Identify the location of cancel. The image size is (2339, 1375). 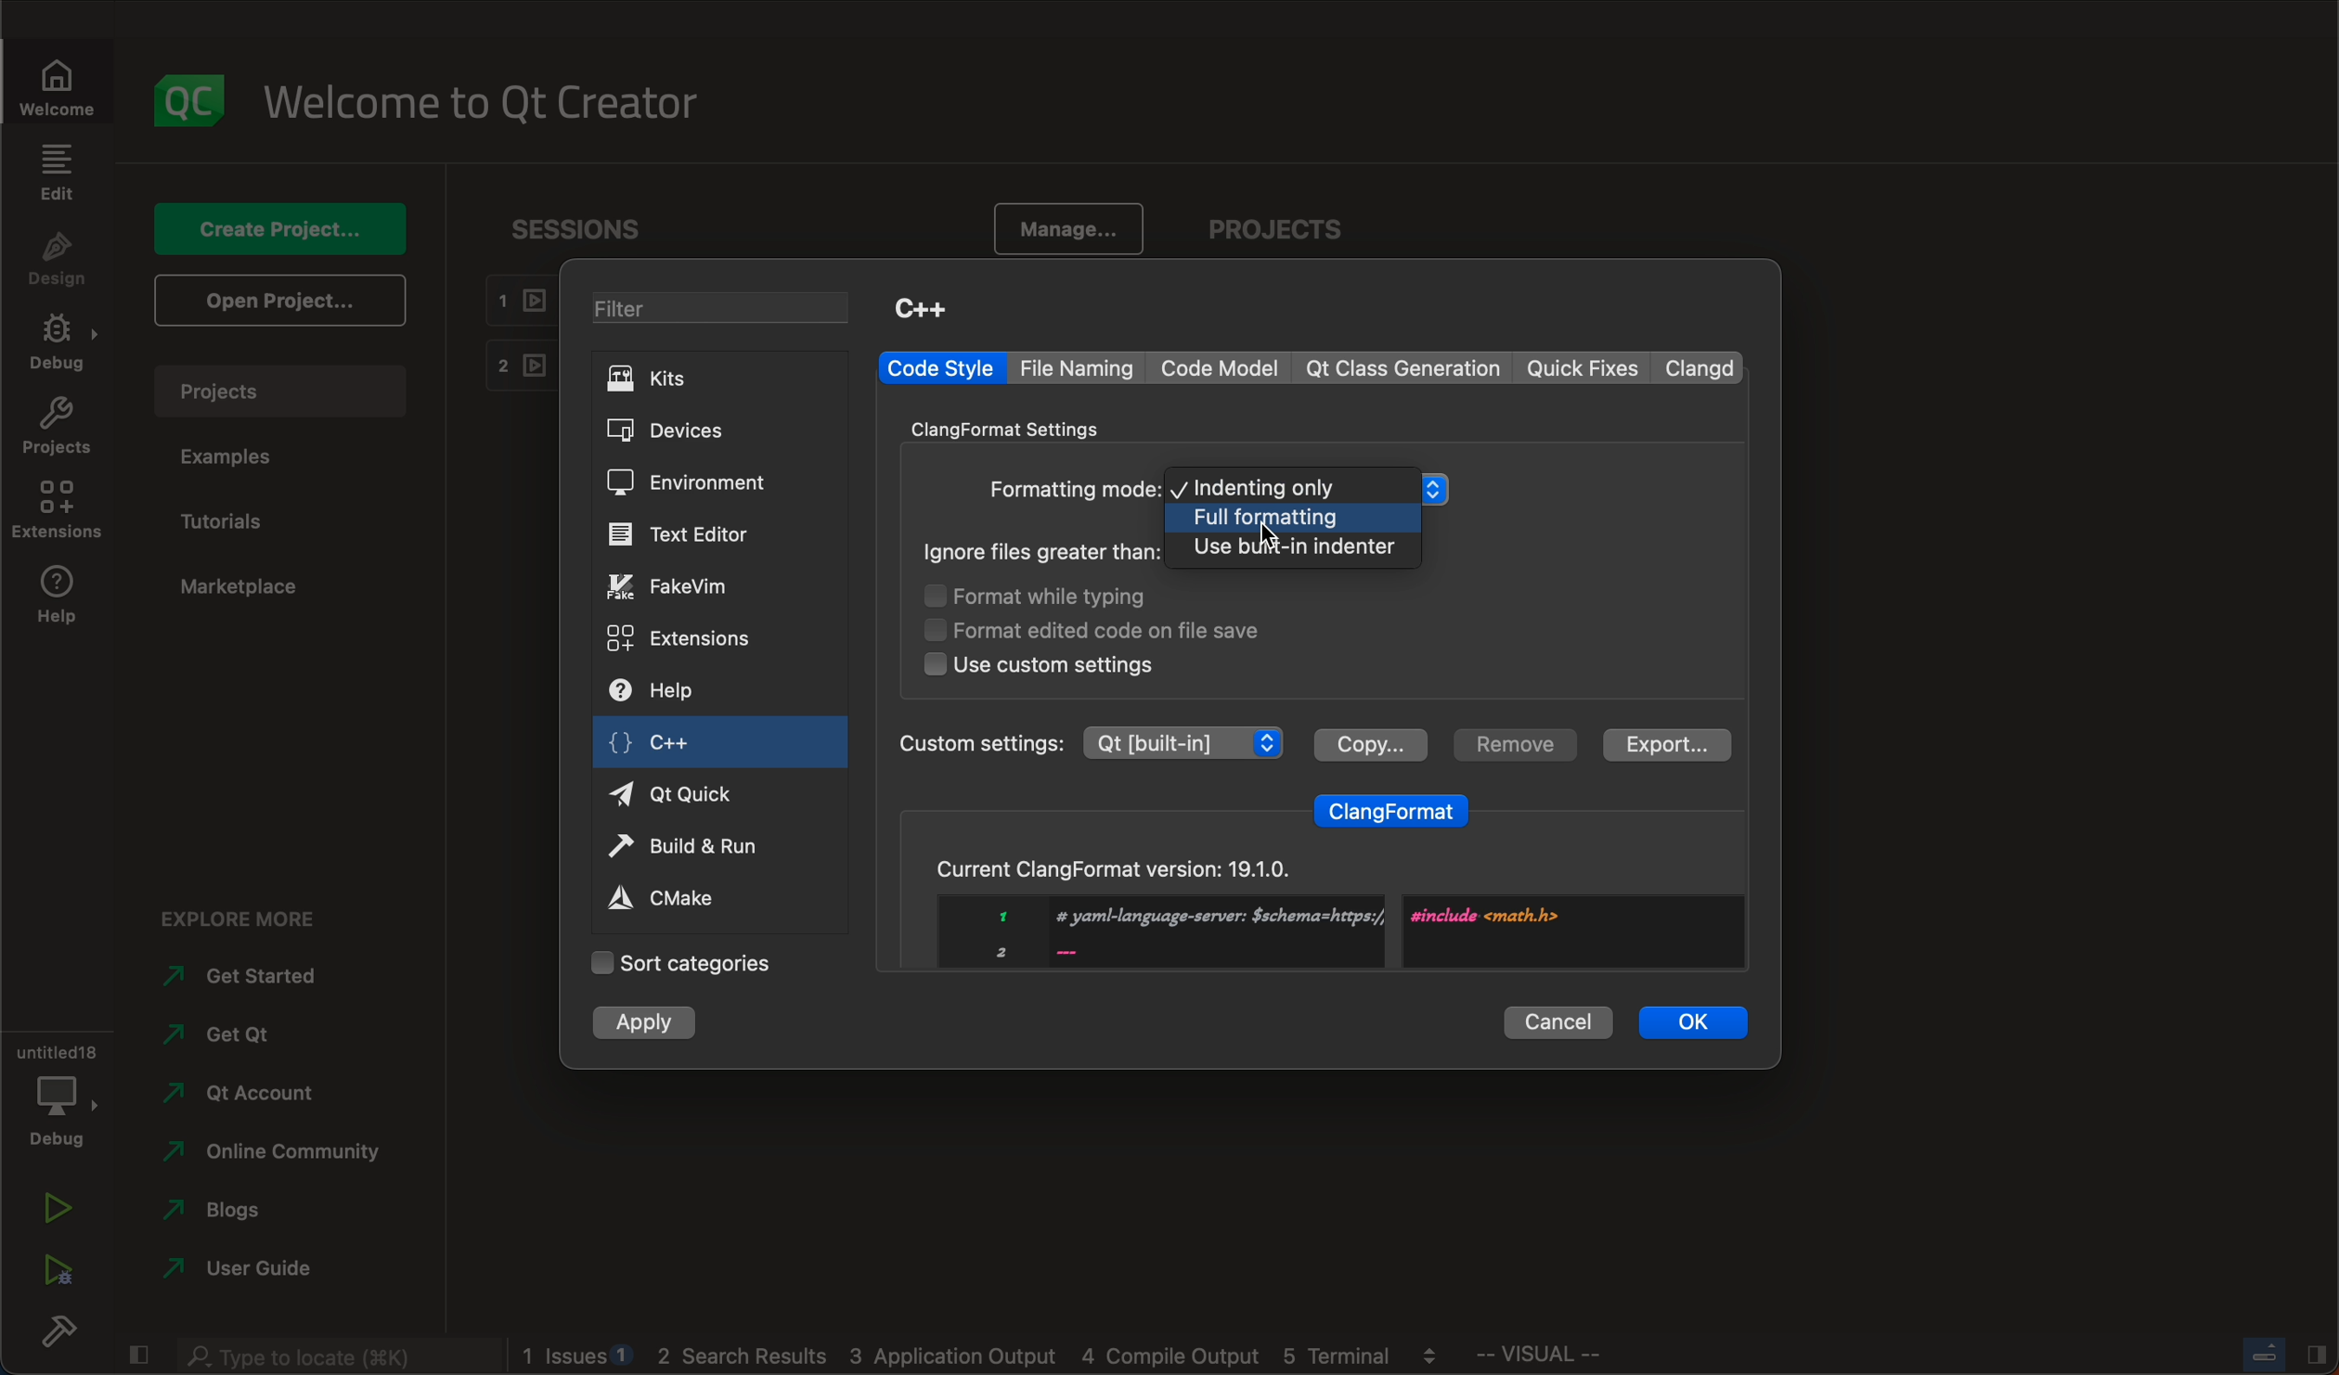
(1558, 1019).